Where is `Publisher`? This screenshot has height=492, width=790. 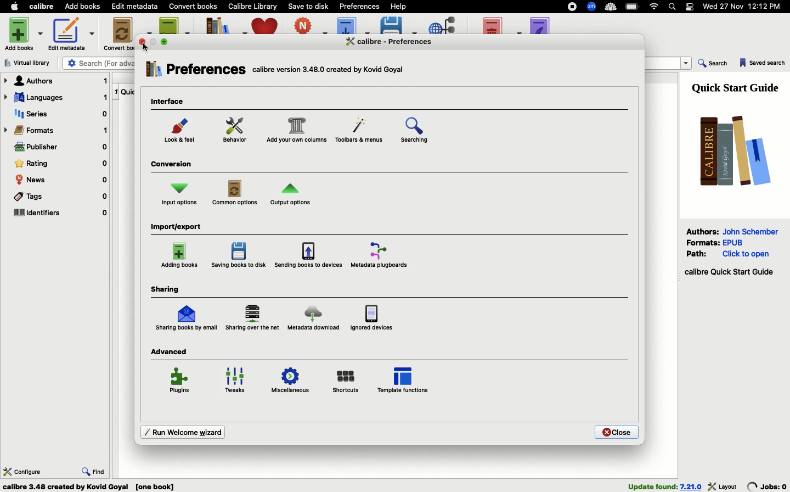 Publisher is located at coordinates (60, 148).